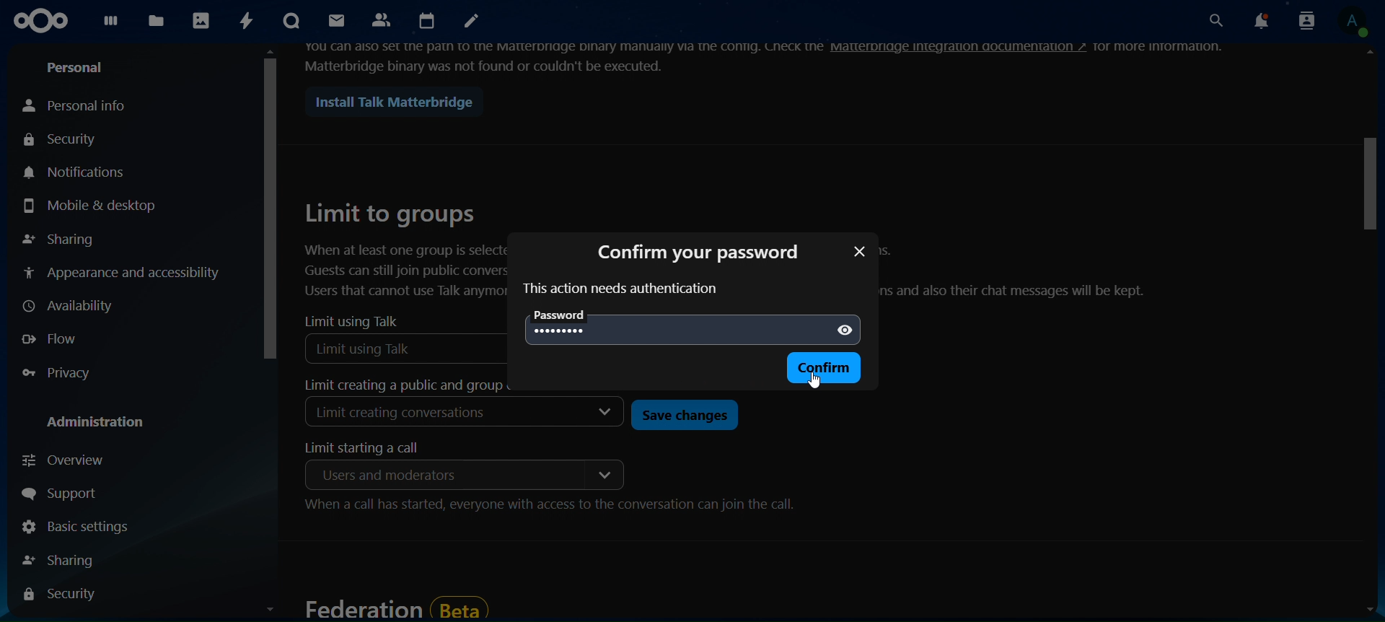 The image size is (1385, 622). Describe the element at coordinates (620, 289) in the screenshot. I see `text` at that location.